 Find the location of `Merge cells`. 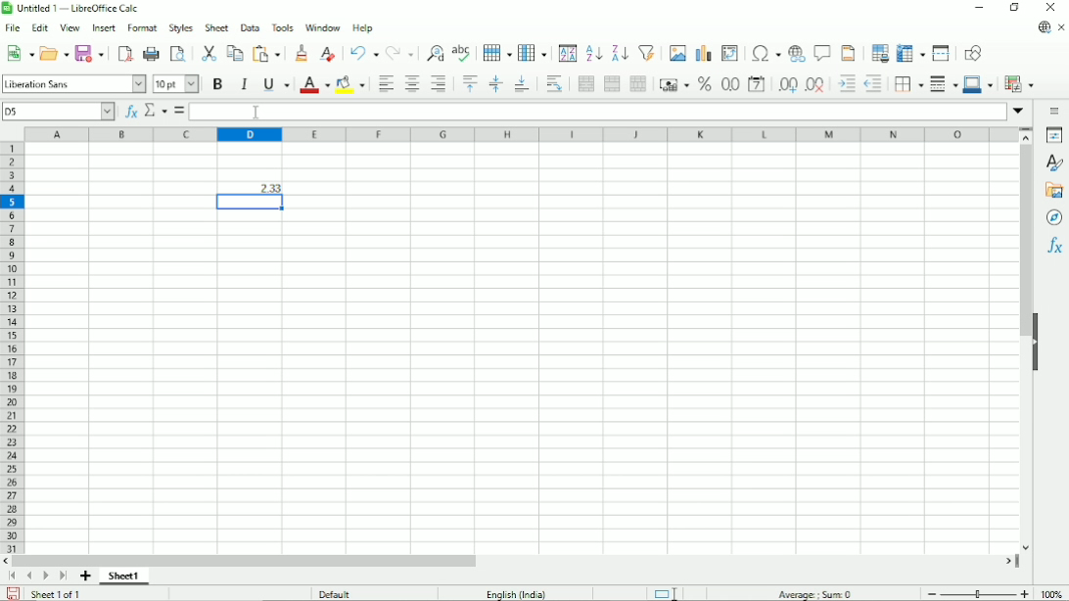

Merge cells is located at coordinates (612, 84).